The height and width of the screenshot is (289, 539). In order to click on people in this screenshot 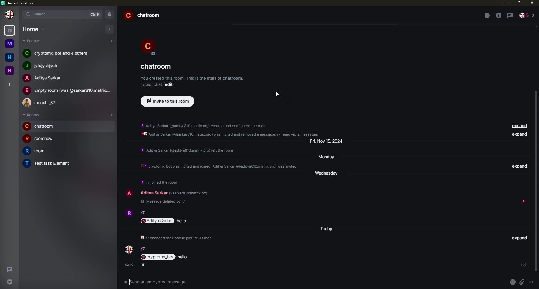, I will do `click(528, 15)`.